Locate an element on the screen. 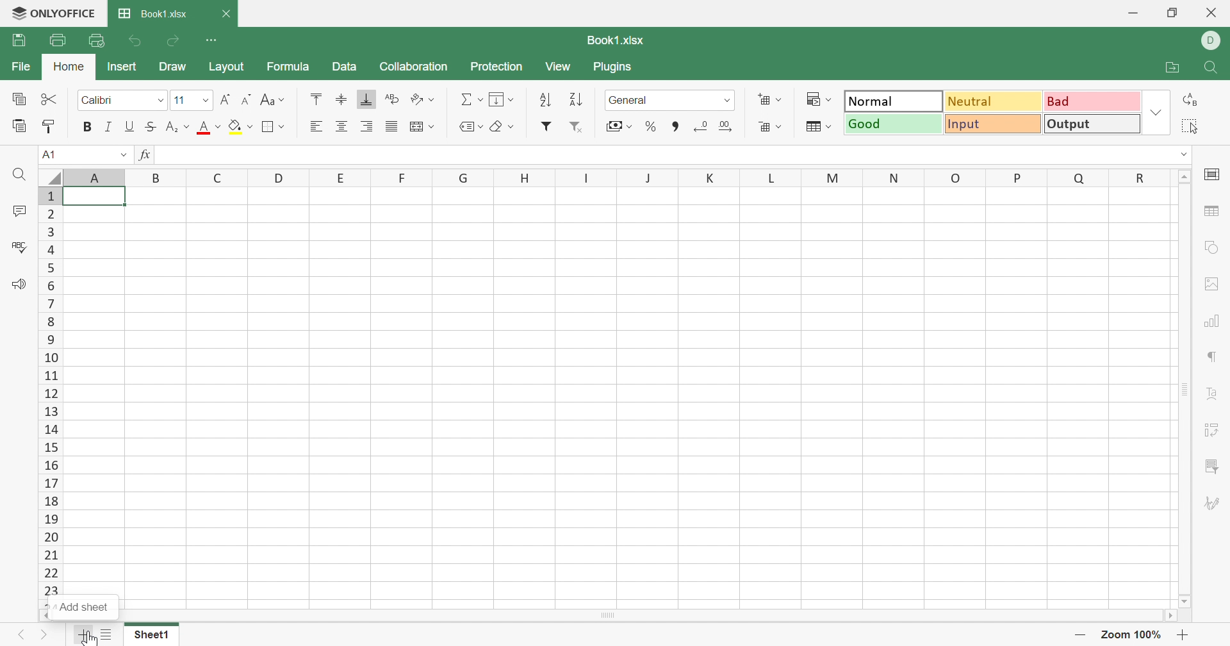 Image resolution: width=1230 pixels, height=646 pixels. Drop Down is located at coordinates (206, 99).